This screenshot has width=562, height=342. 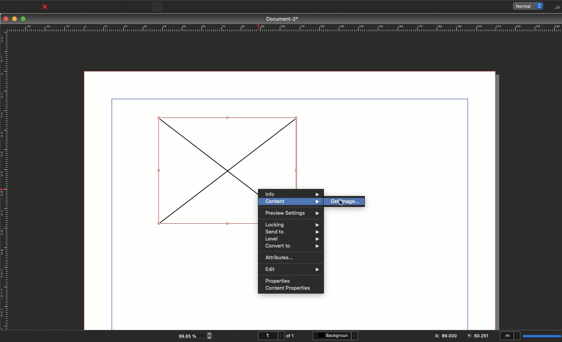 I want to click on Link annotation, so click(x=502, y=7).